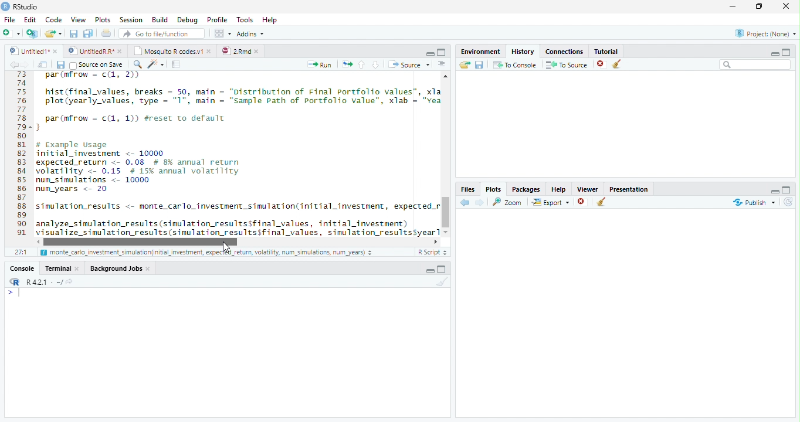 The height and width of the screenshot is (422, 800). What do you see at coordinates (526, 188) in the screenshot?
I see `Packages` at bounding box center [526, 188].